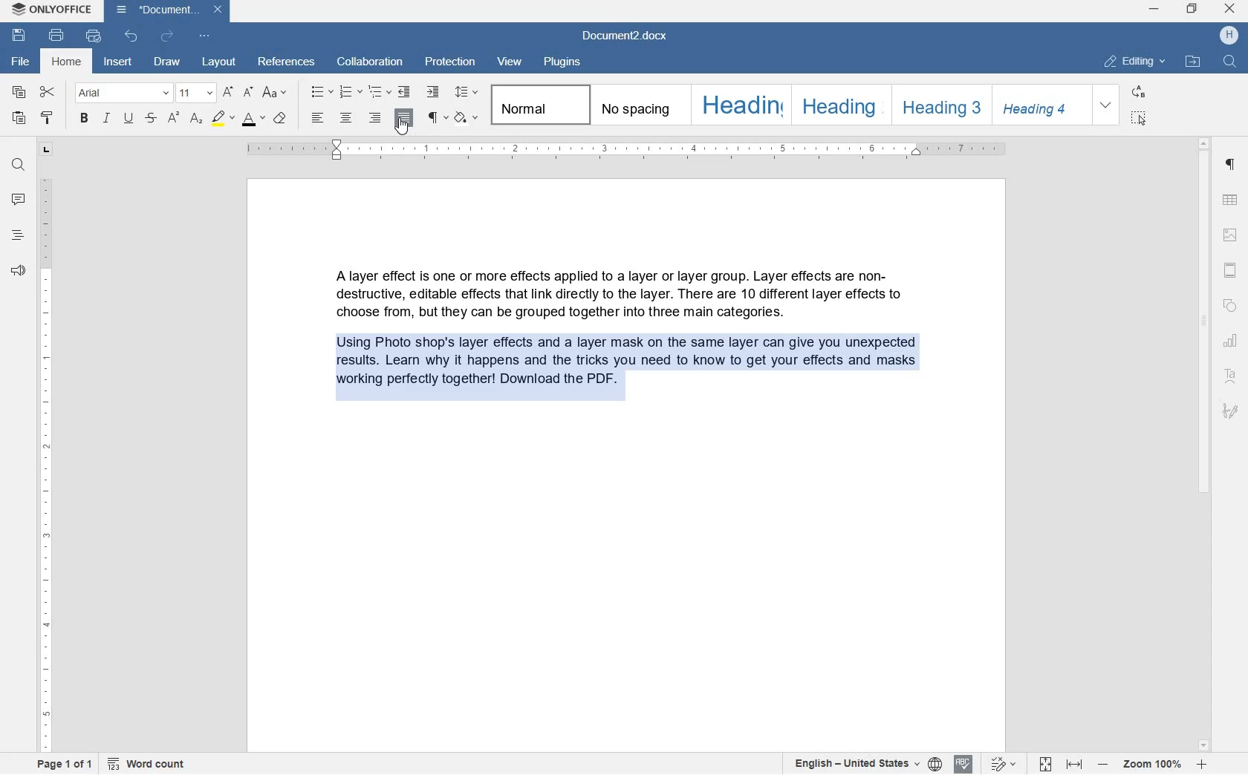 The image size is (1248, 775). I want to click on PRINT, so click(57, 35).